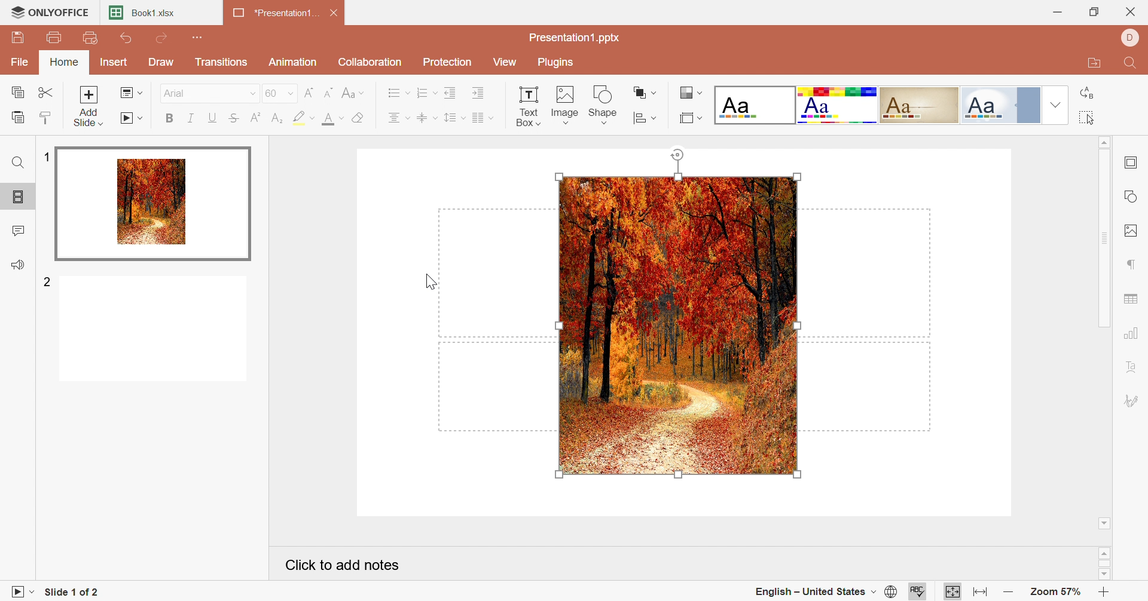 The height and width of the screenshot is (601, 1148). I want to click on Bold, so click(169, 120).